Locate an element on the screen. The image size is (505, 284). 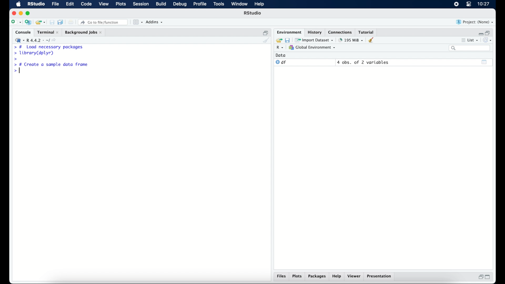
show output  window is located at coordinates (484, 62).